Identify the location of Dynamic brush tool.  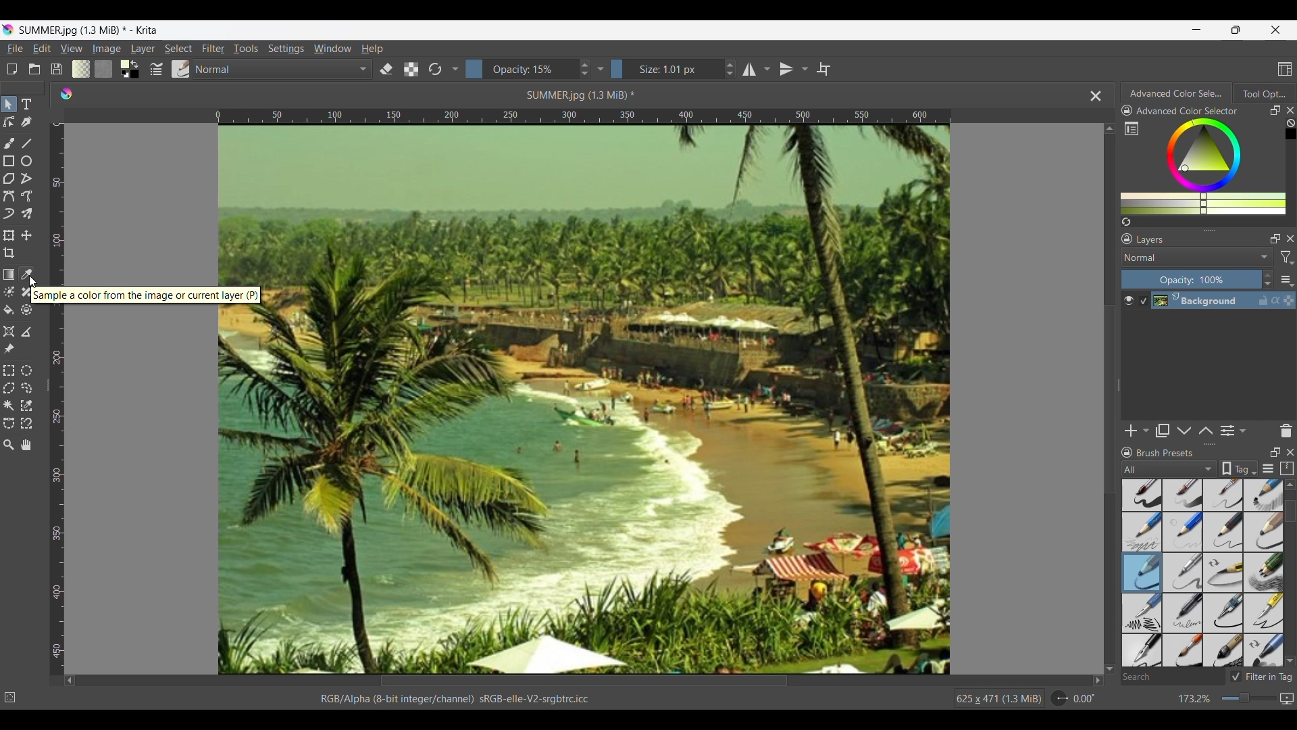
(9, 214).